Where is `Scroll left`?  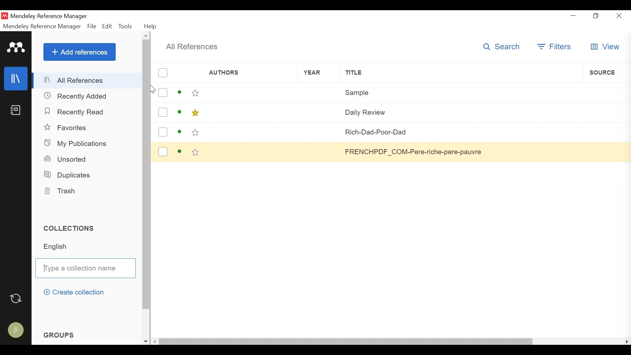 Scroll left is located at coordinates (156, 341).